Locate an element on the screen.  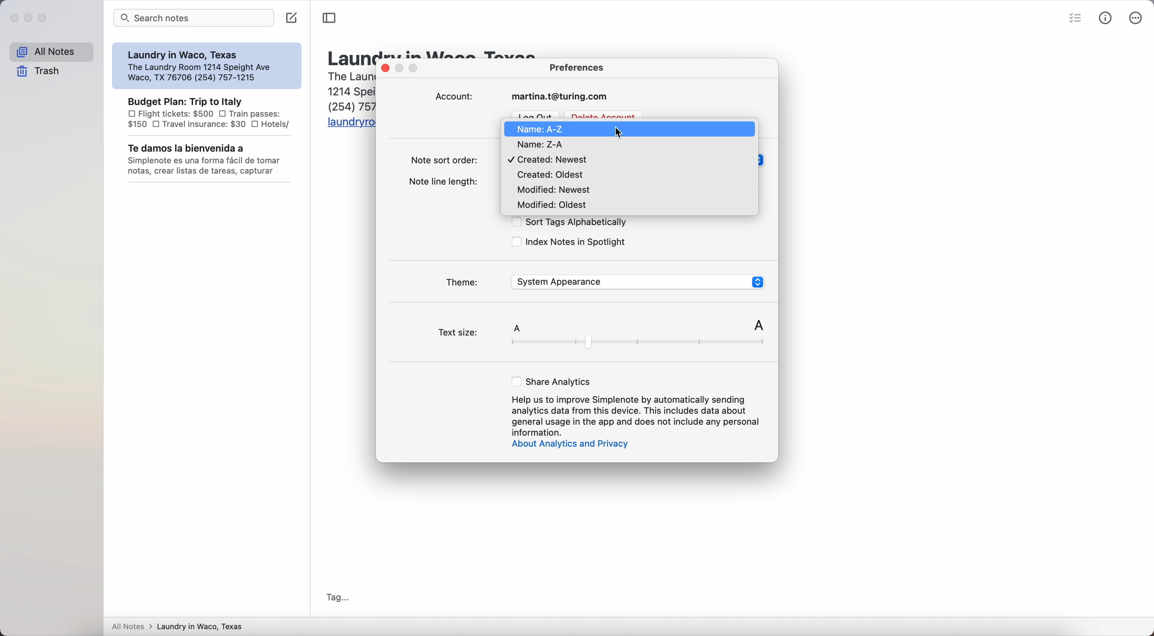
all notes > laundry in Waco, Texas is located at coordinates (182, 625).